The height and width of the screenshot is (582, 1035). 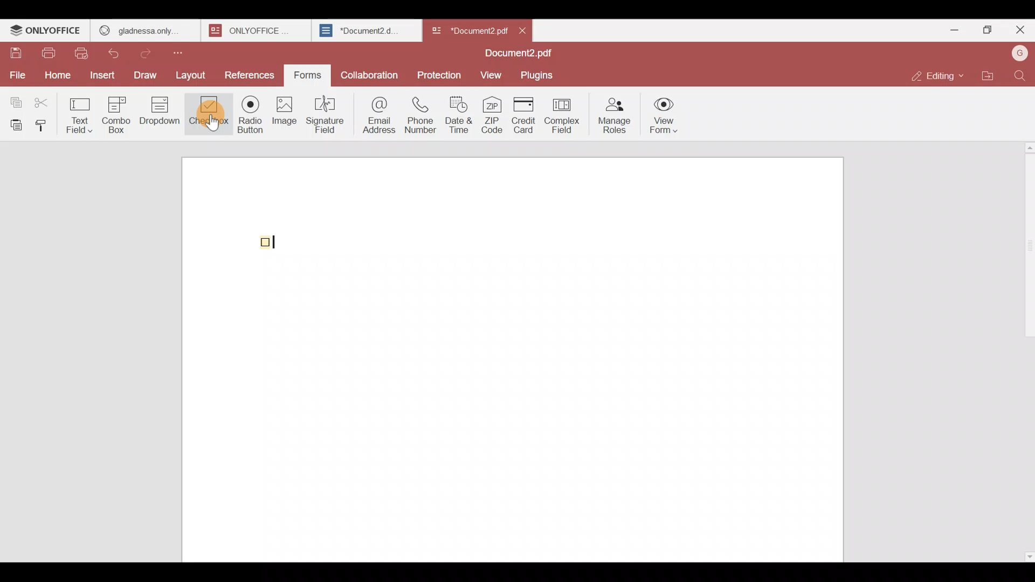 I want to click on Credit card, so click(x=521, y=116).